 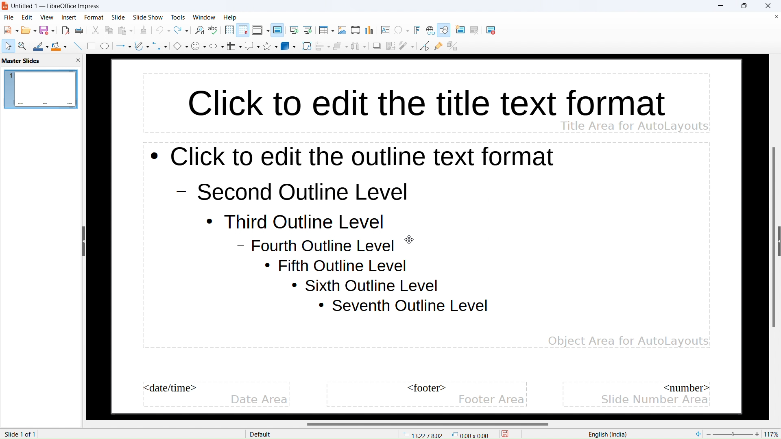 What do you see at coordinates (278, 30) in the screenshot?
I see `master slide` at bounding box center [278, 30].